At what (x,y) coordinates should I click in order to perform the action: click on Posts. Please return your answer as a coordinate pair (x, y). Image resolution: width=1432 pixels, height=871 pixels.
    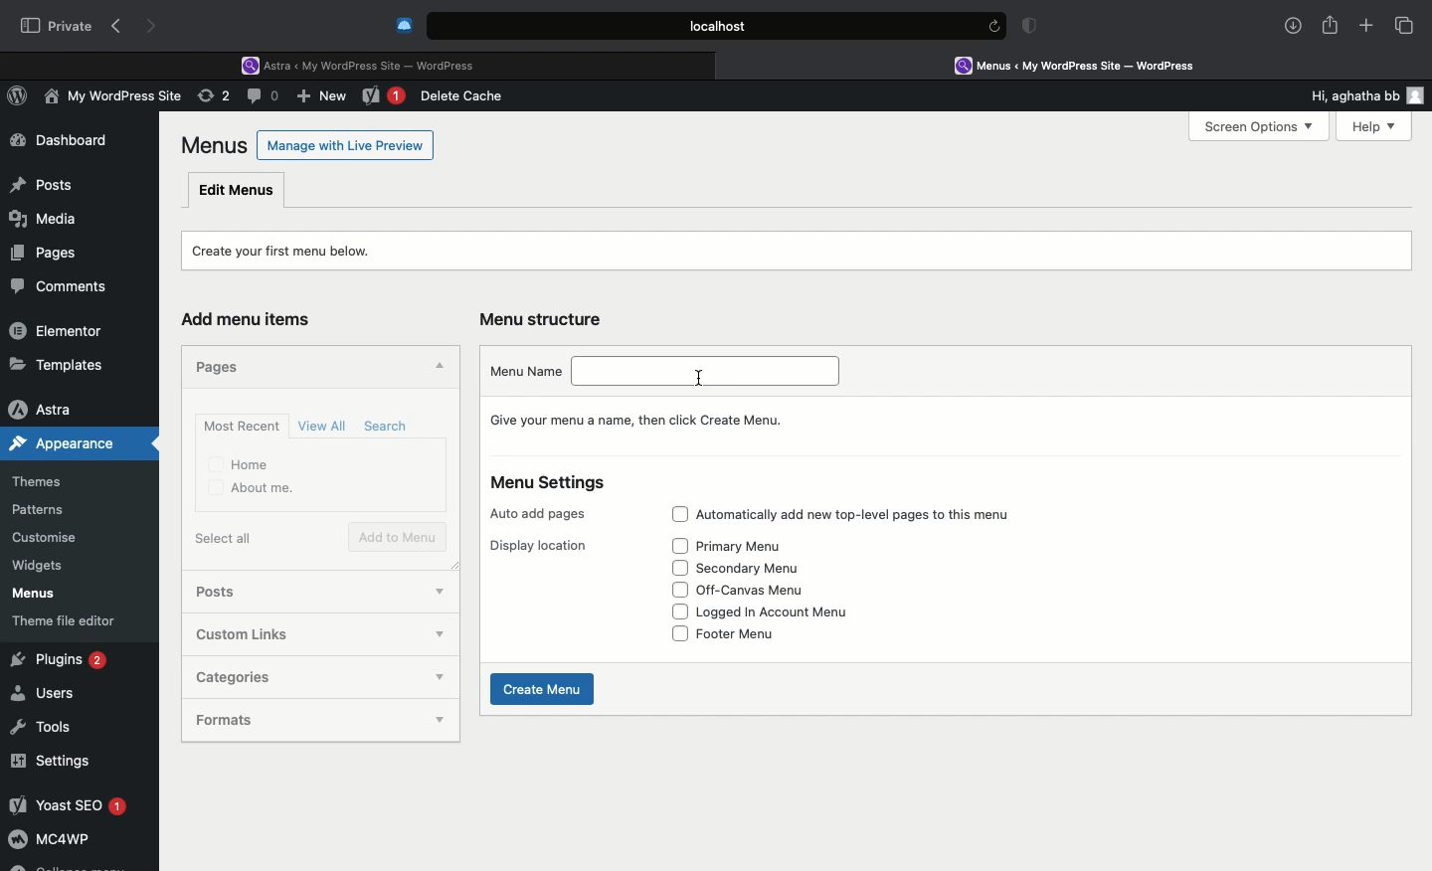
    Looking at the image, I should click on (41, 180).